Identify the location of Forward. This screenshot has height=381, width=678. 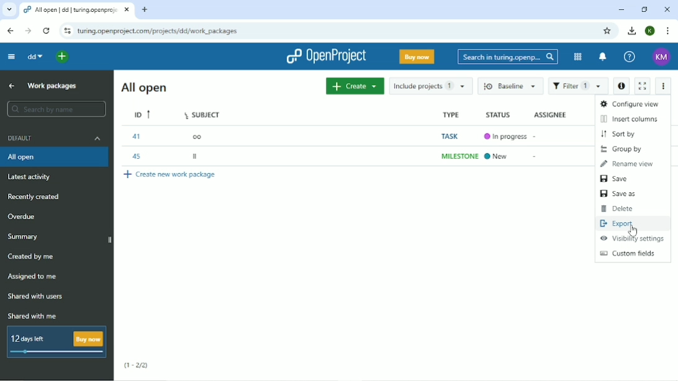
(26, 30).